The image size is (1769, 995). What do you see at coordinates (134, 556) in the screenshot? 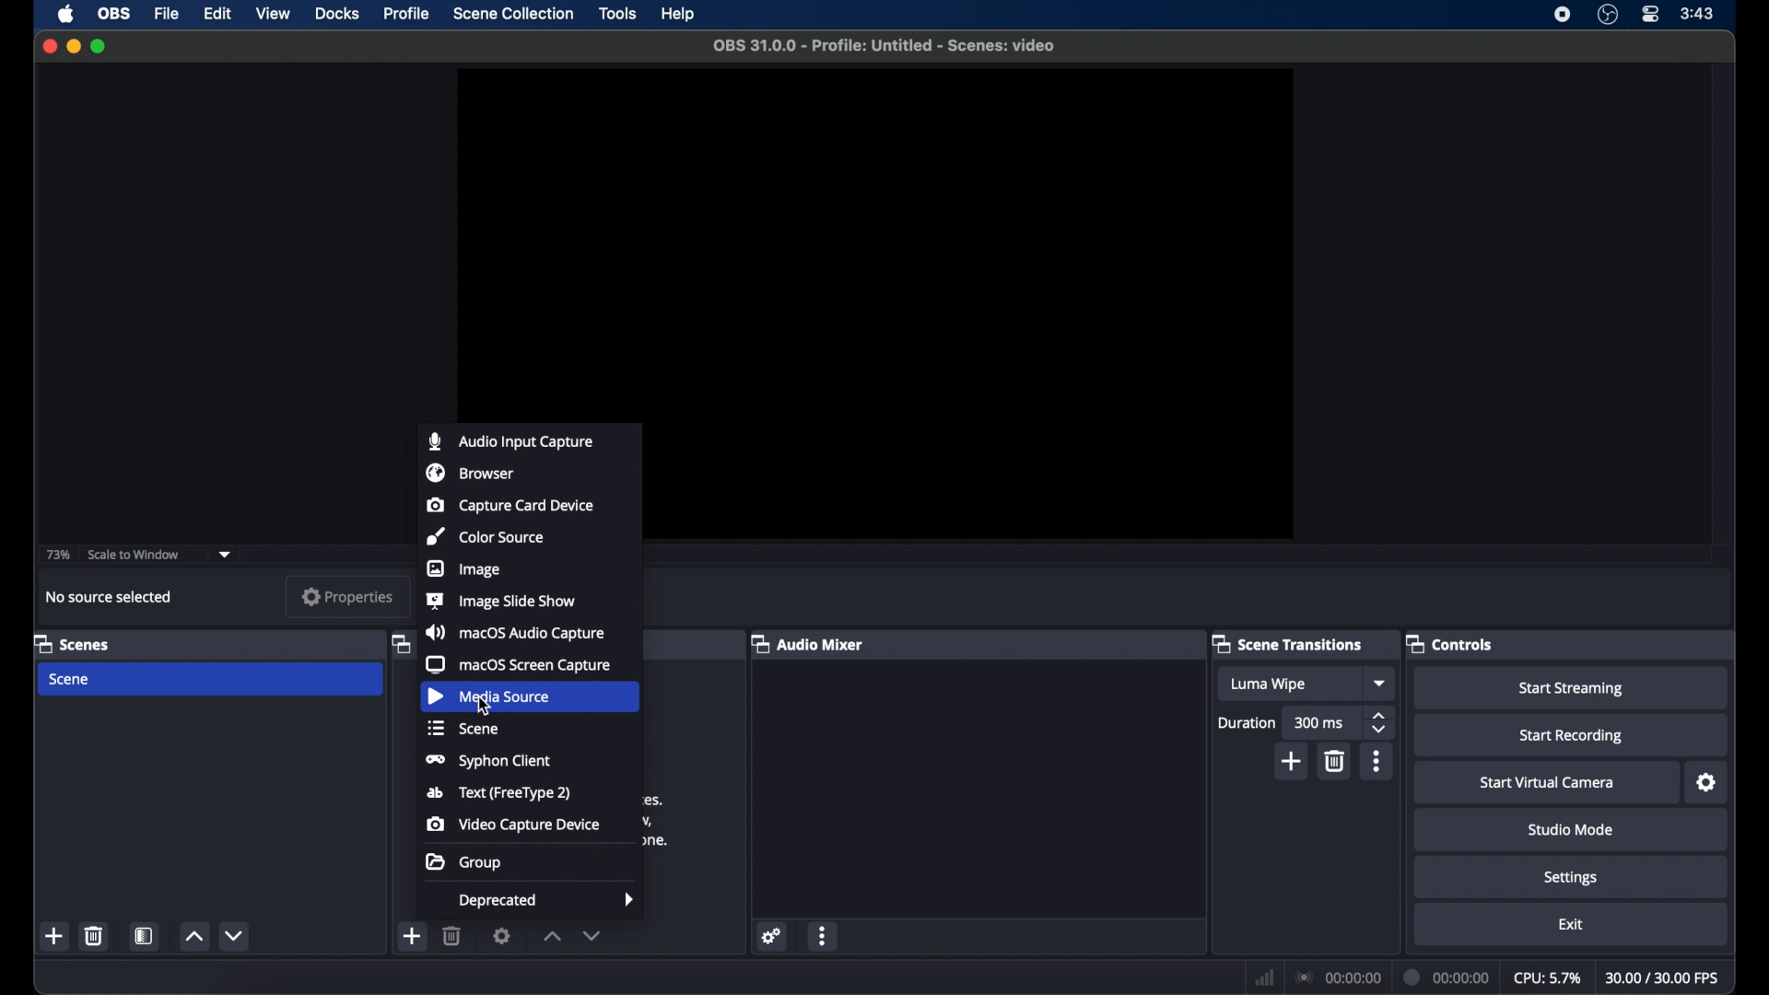
I see `scale  to window` at bounding box center [134, 556].